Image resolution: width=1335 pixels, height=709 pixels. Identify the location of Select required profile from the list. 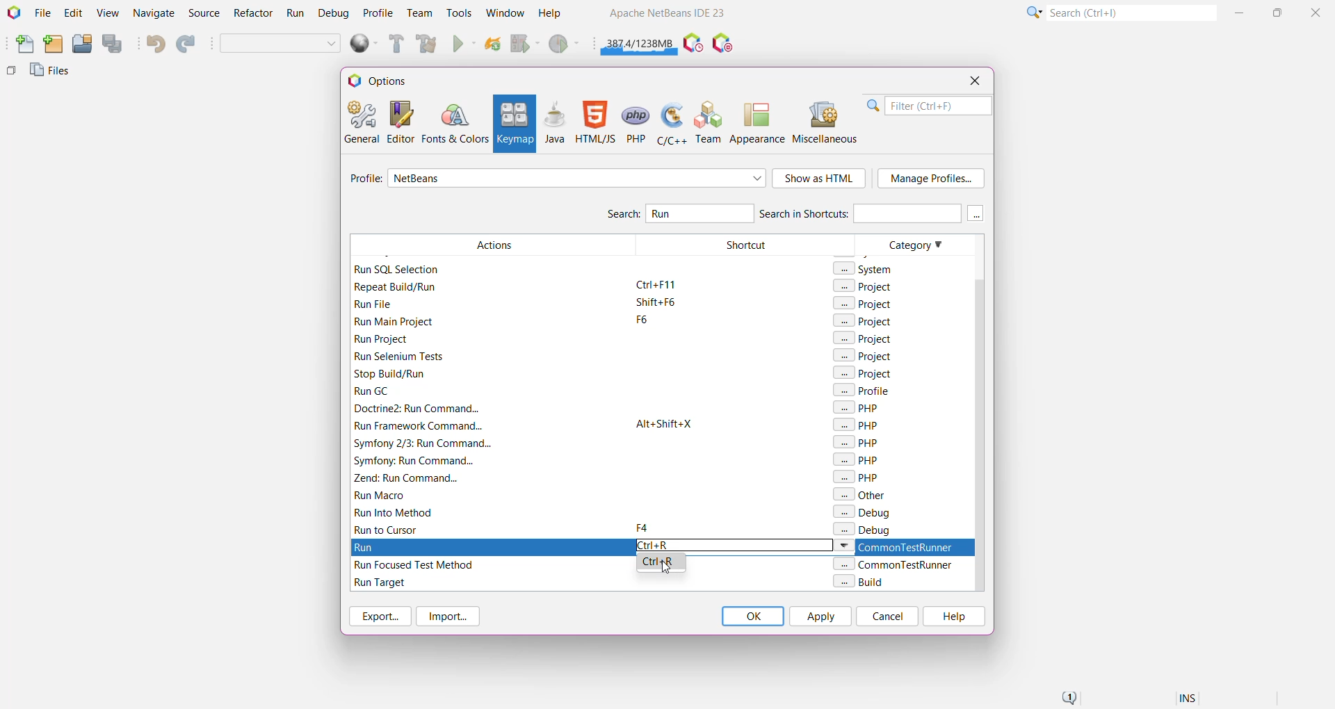
(577, 178).